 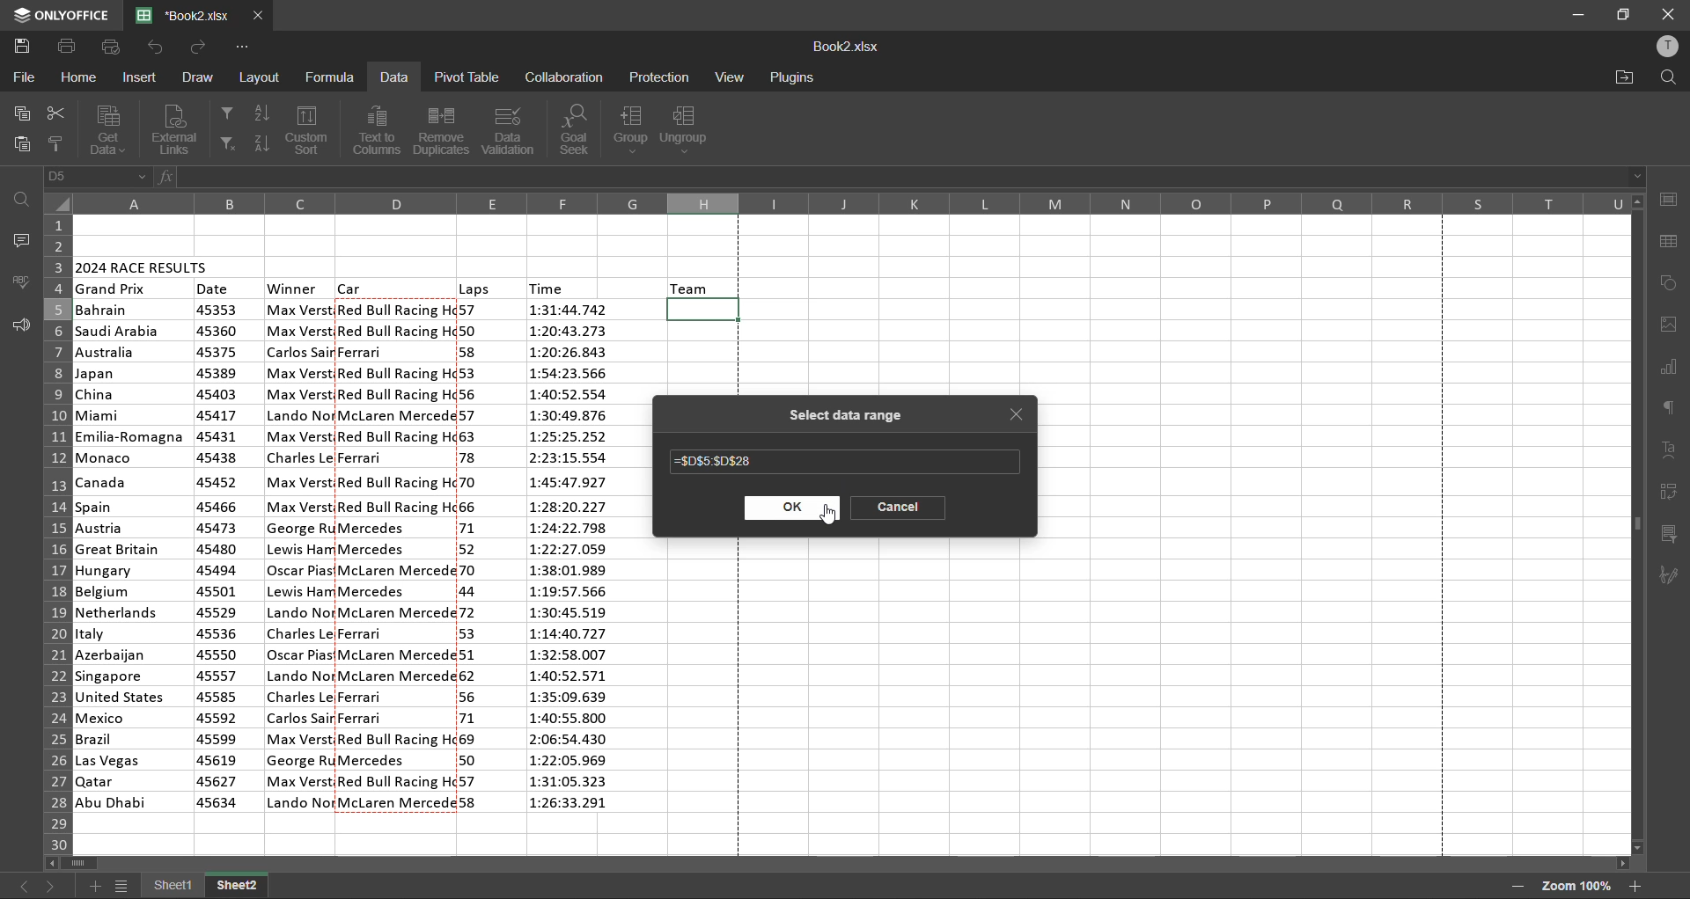 What do you see at coordinates (60, 15) in the screenshot?
I see `app name` at bounding box center [60, 15].